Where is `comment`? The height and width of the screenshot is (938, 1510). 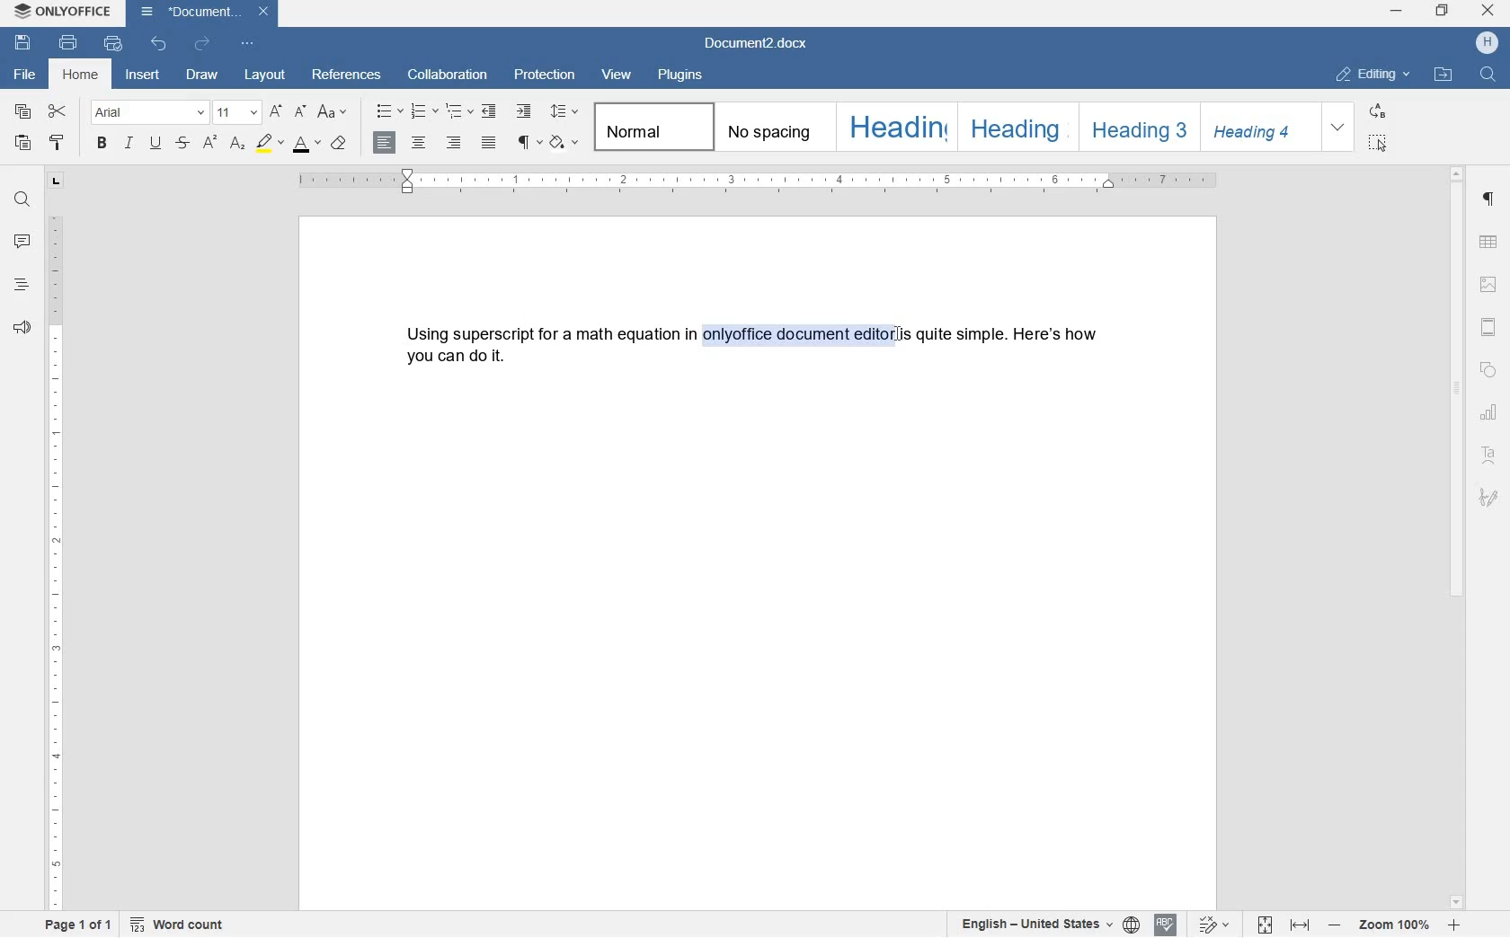 comment is located at coordinates (22, 242).